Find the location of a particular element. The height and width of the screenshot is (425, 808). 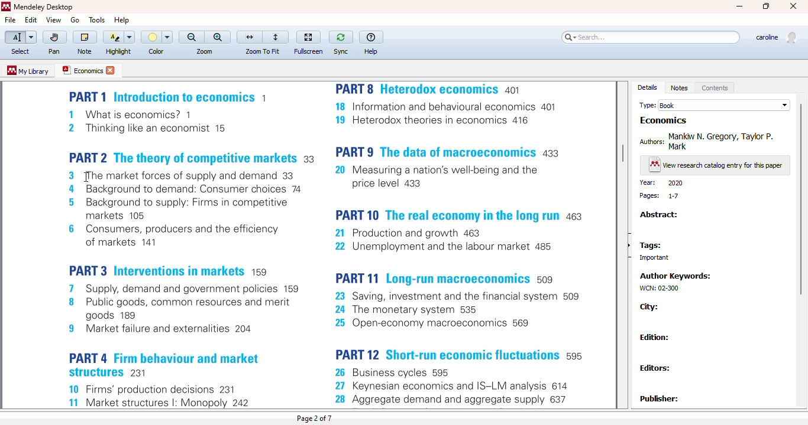

contents is located at coordinates (715, 88).